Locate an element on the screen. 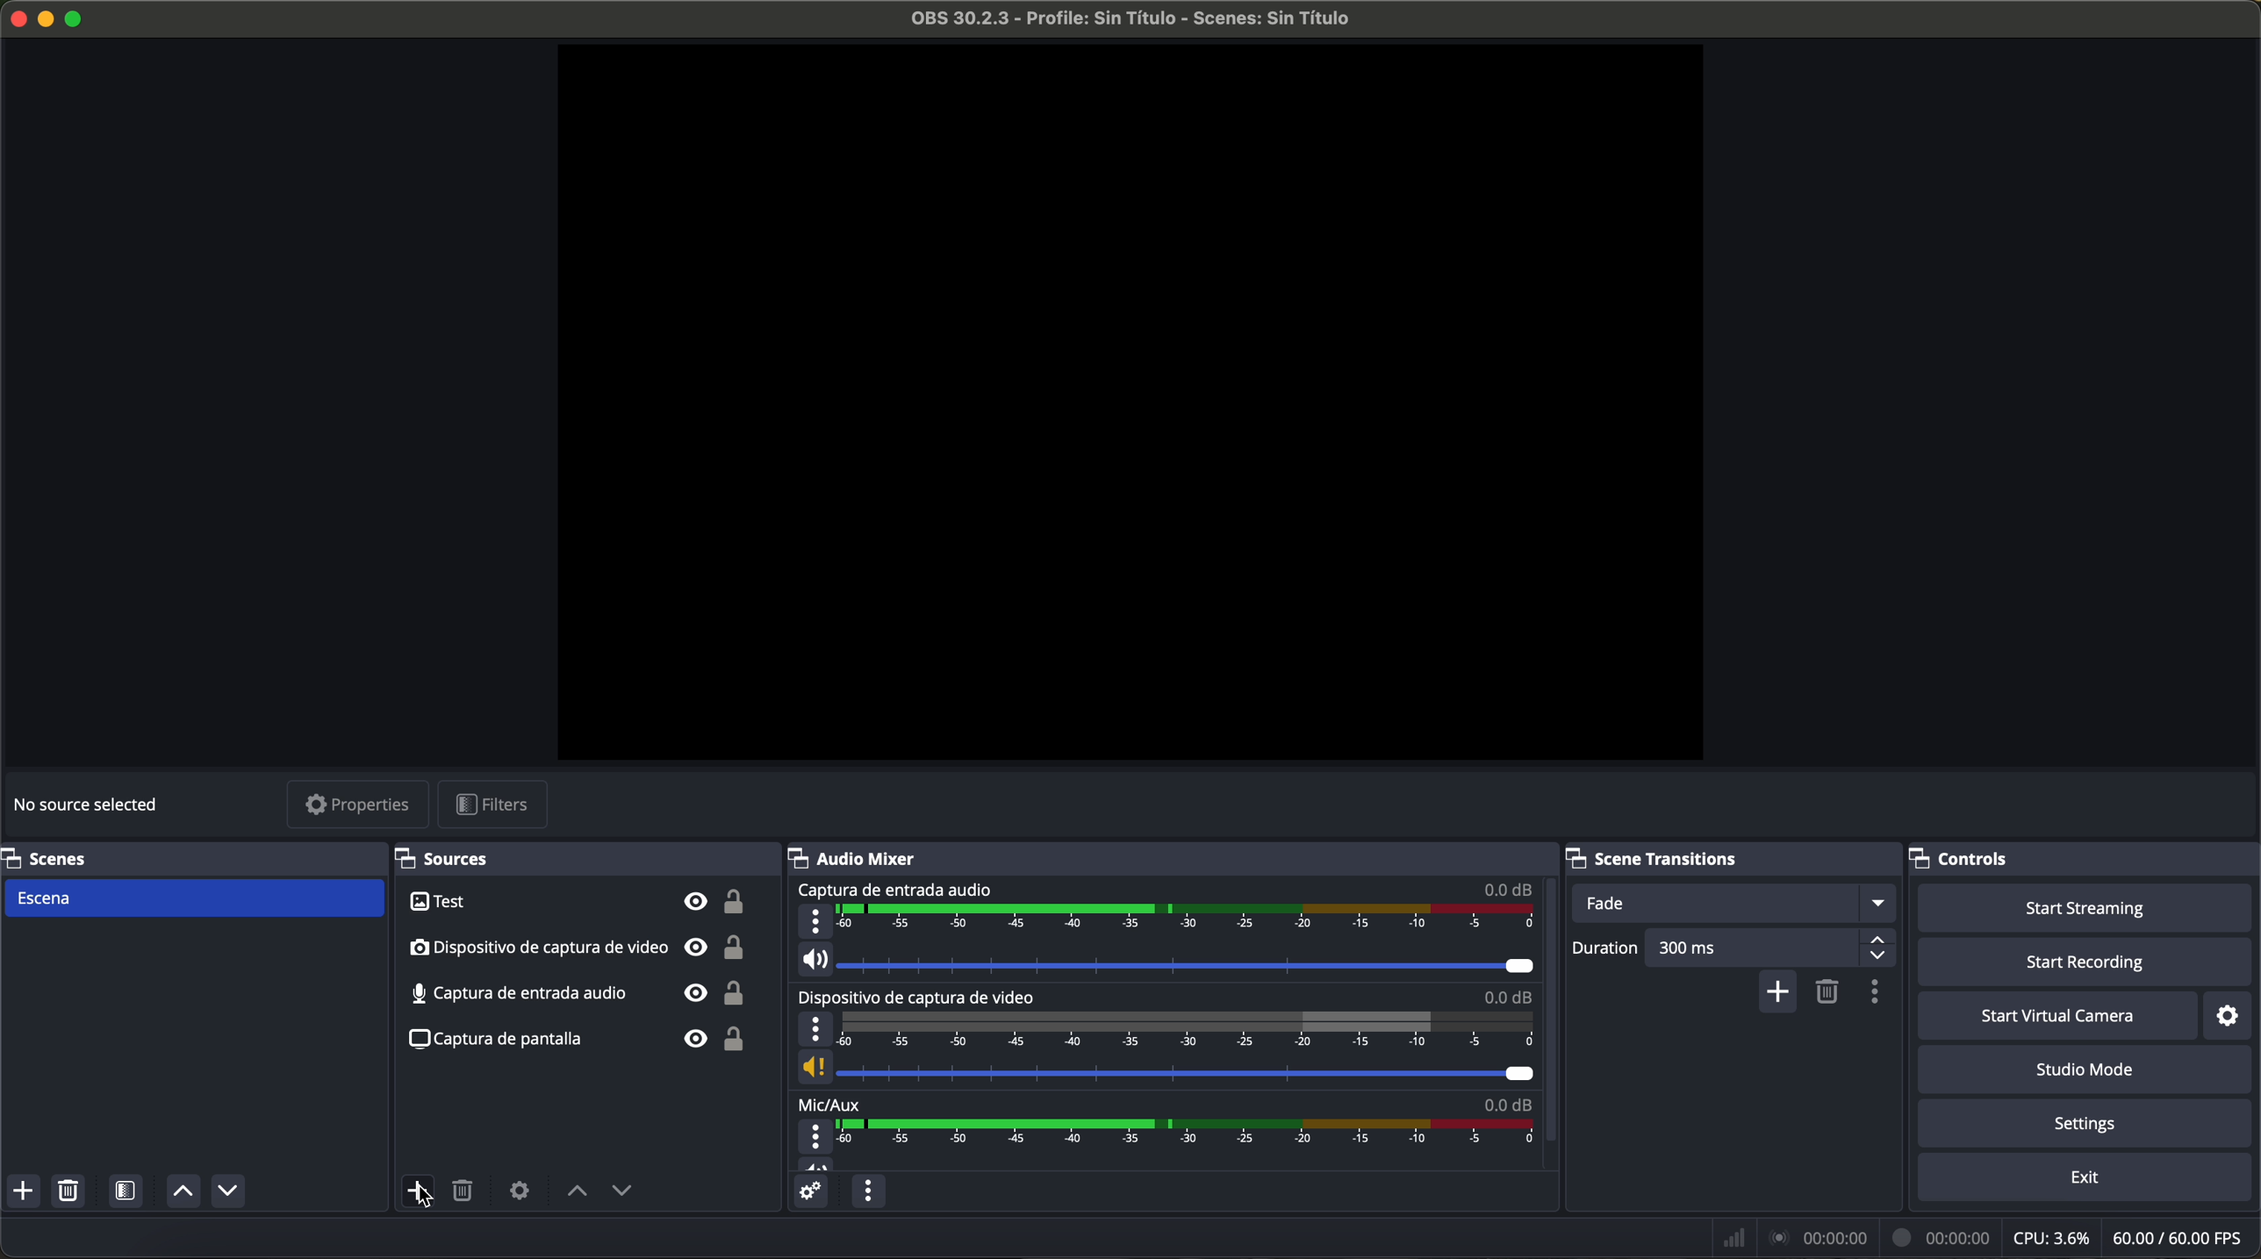  move sources up is located at coordinates (183, 1191).